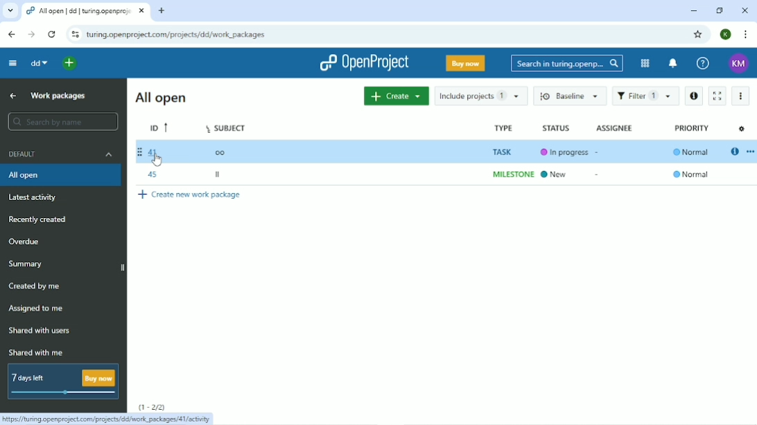 The height and width of the screenshot is (425, 757). Describe the element at coordinates (74, 33) in the screenshot. I see `View site information` at that location.